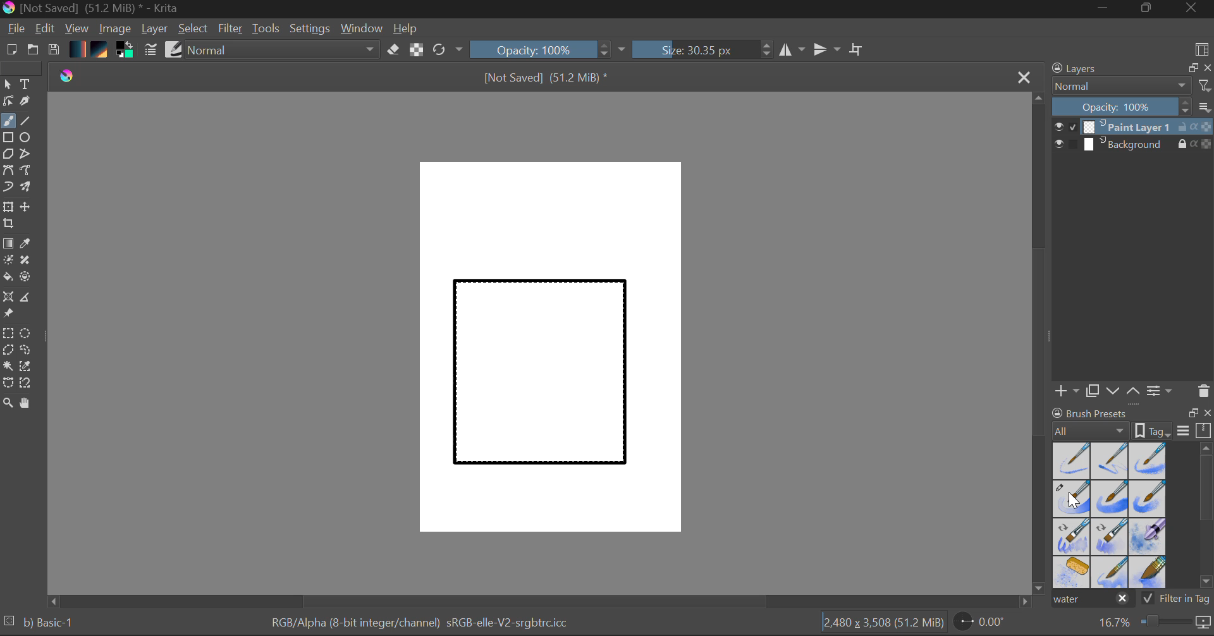 This screenshot has height=636, width=1214. What do you see at coordinates (1132, 86) in the screenshot?
I see `Blending Mode` at bounding box center [1132, 86].